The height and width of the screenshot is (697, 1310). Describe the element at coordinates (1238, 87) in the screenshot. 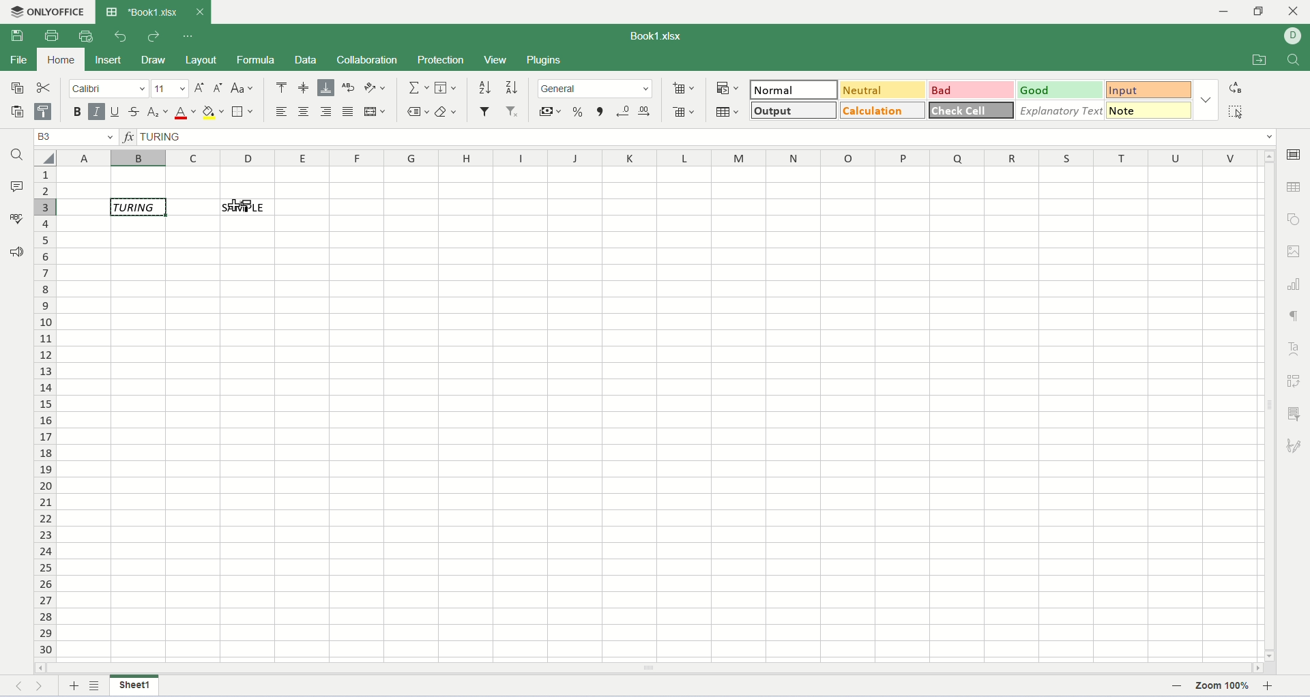

I see `replace` at that location.